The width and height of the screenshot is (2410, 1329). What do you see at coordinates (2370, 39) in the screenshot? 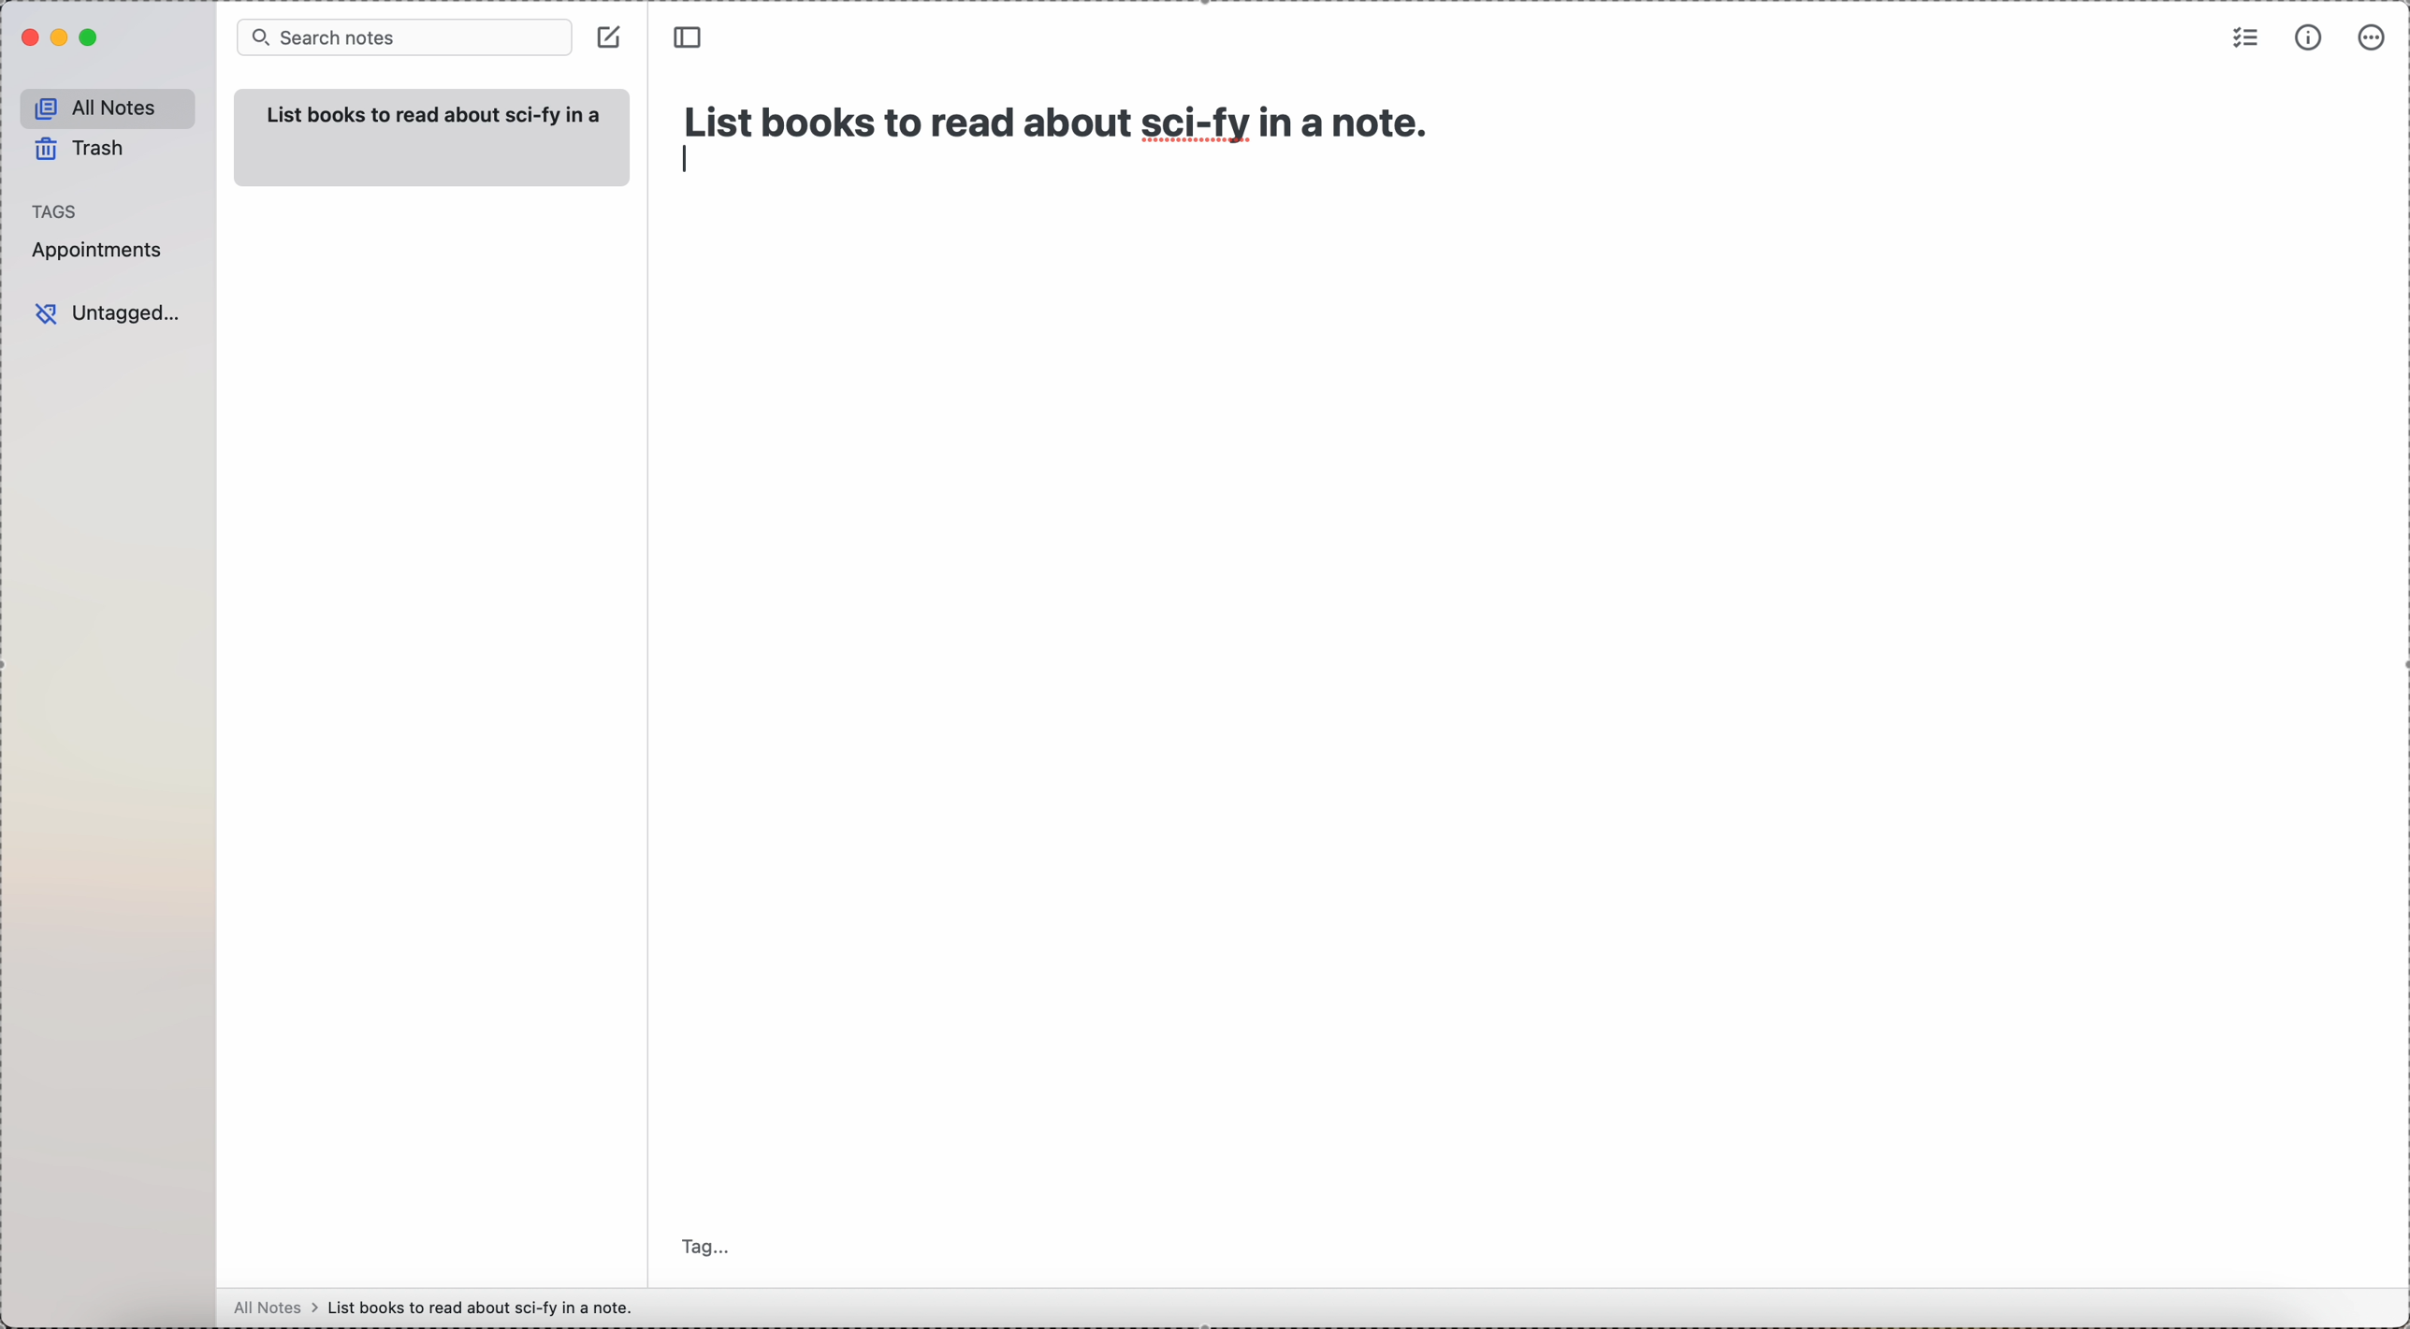
I see `more options` at bounding box center [2370, 39].